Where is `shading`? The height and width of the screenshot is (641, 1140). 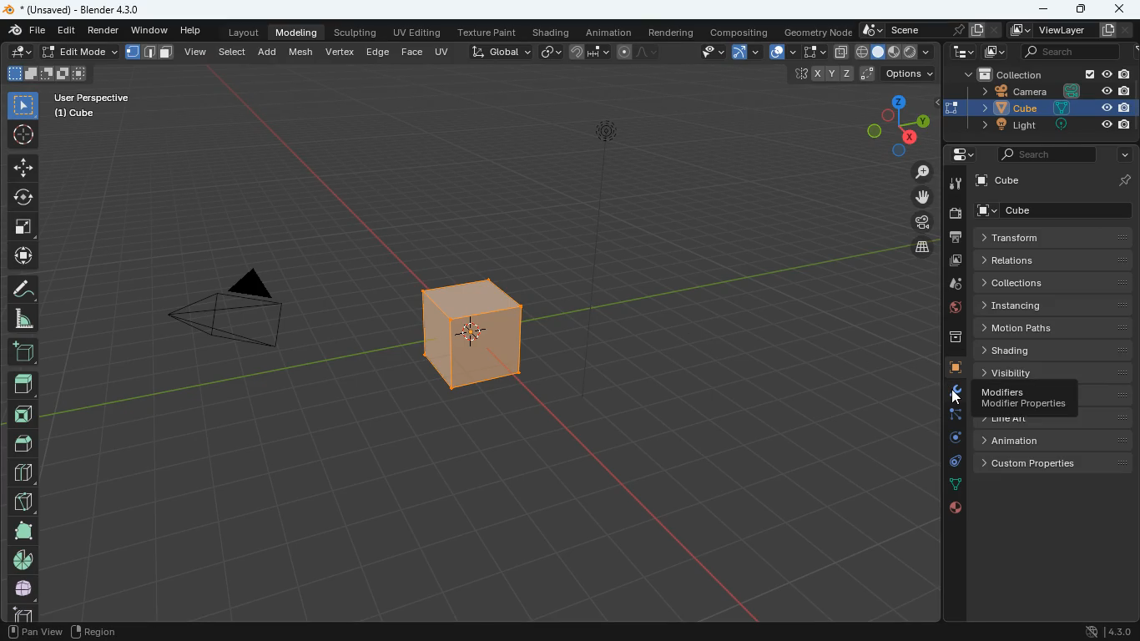 shading is located at coordinates (1055, 351).